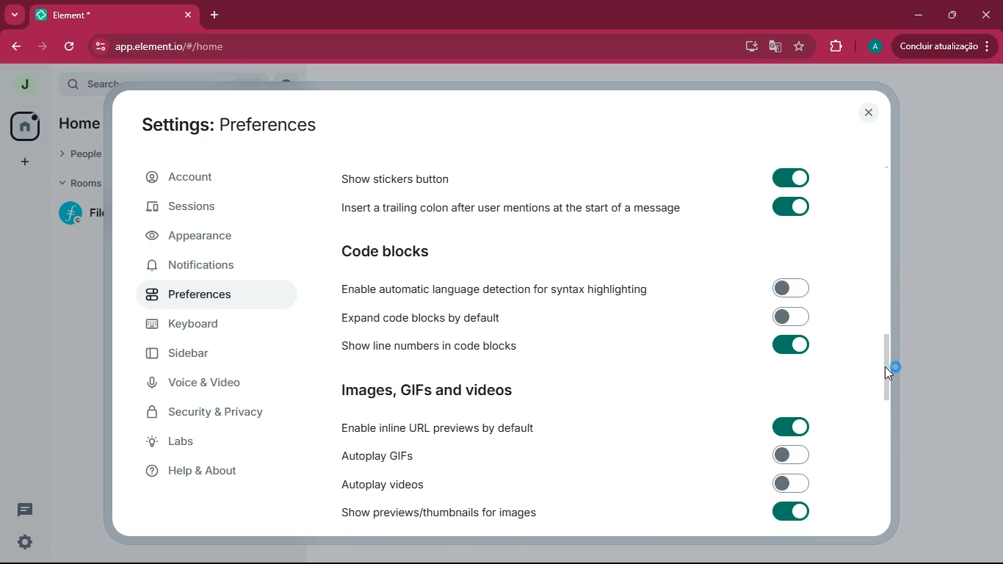 The width and height of the screenshot is (1003, 564). What do you see at coordinates (430, 347) in the screenshot?
I see `Show line numbers in code blocks` at bounding box center [430, 347].